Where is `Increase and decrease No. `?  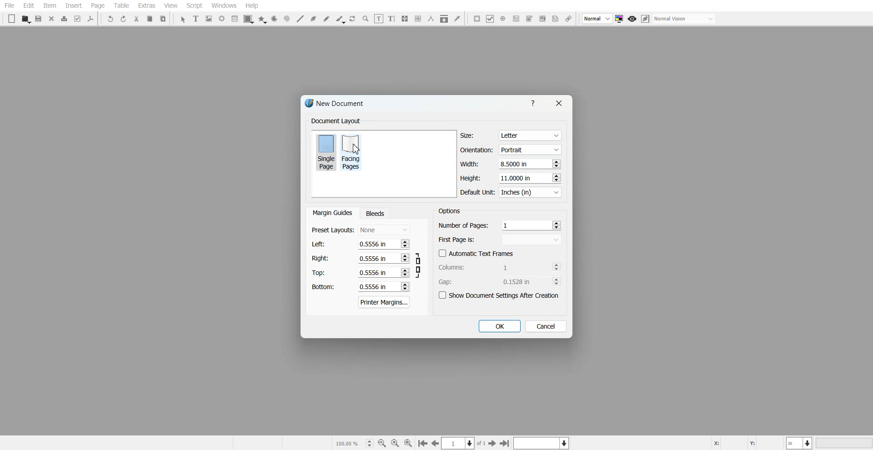 Increase and decrease No.  is located at coordinates (404, 243).